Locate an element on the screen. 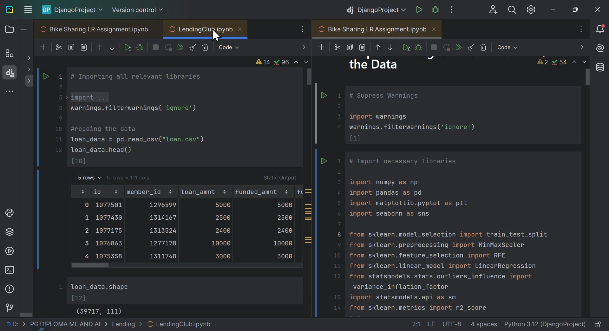 The height and width of the screenshot is (331, 609). run cell and select below is located at coordinates (127, 47).